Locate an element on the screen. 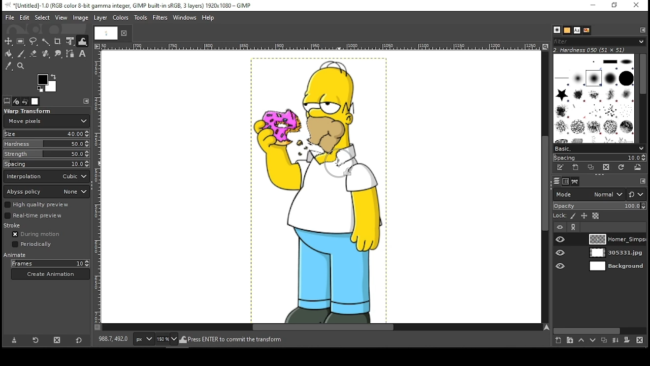 The width and height of the screenshot is (650, 366). warp transform is located at coordinates (28, 111).